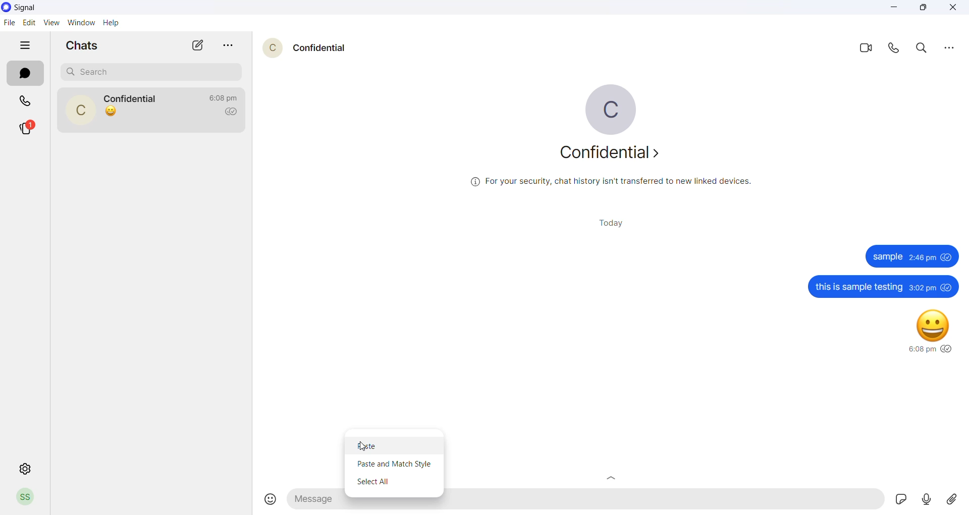 This screenshot has width=969, height=515. Describe the element at coordinates (325, 48) in the screenshot. I see `contact name` at that location.